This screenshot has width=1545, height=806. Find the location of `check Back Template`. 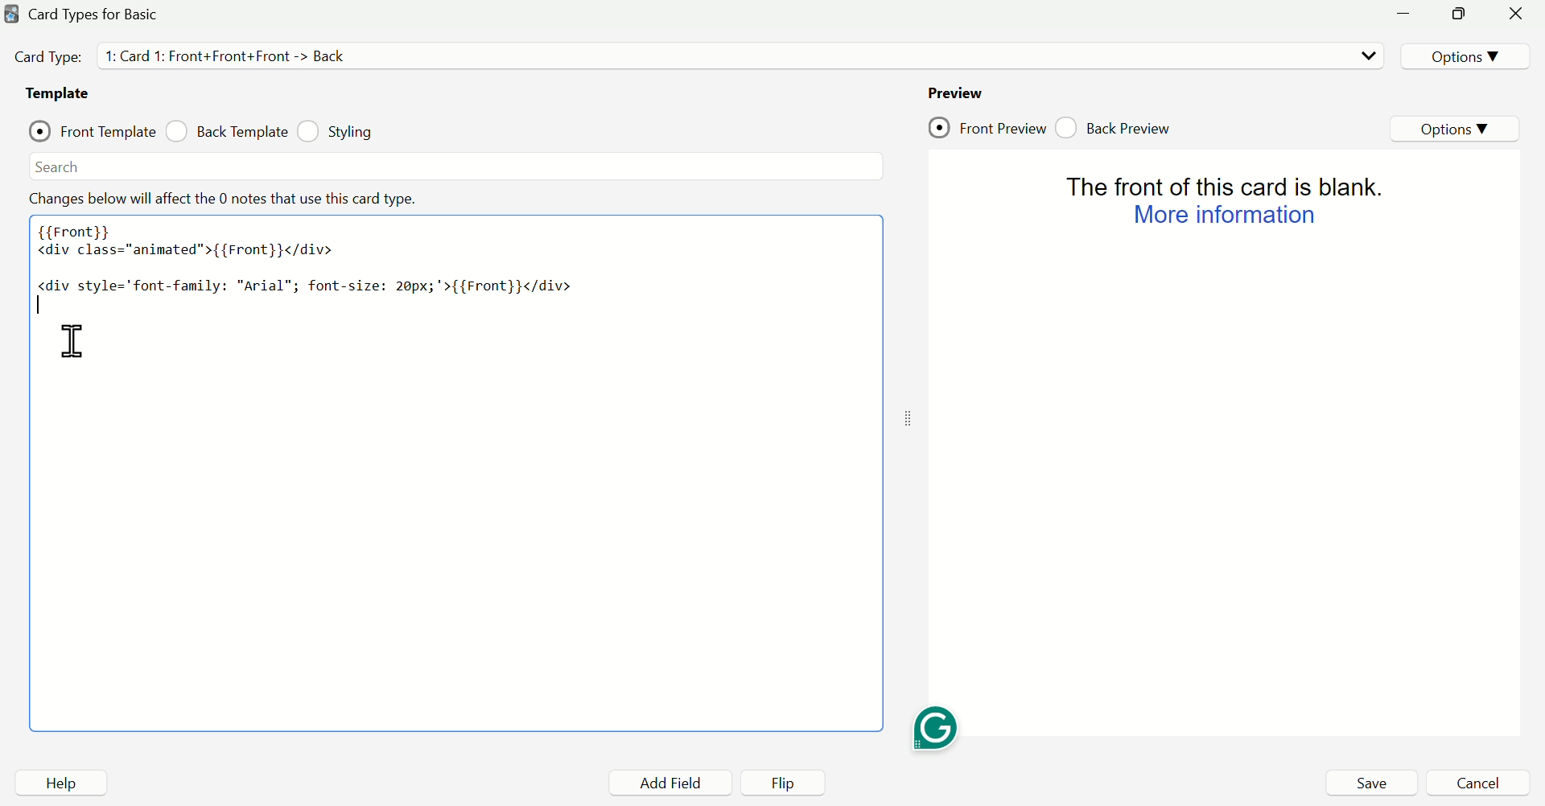

check Back Template is located at coordinates (228, 132).